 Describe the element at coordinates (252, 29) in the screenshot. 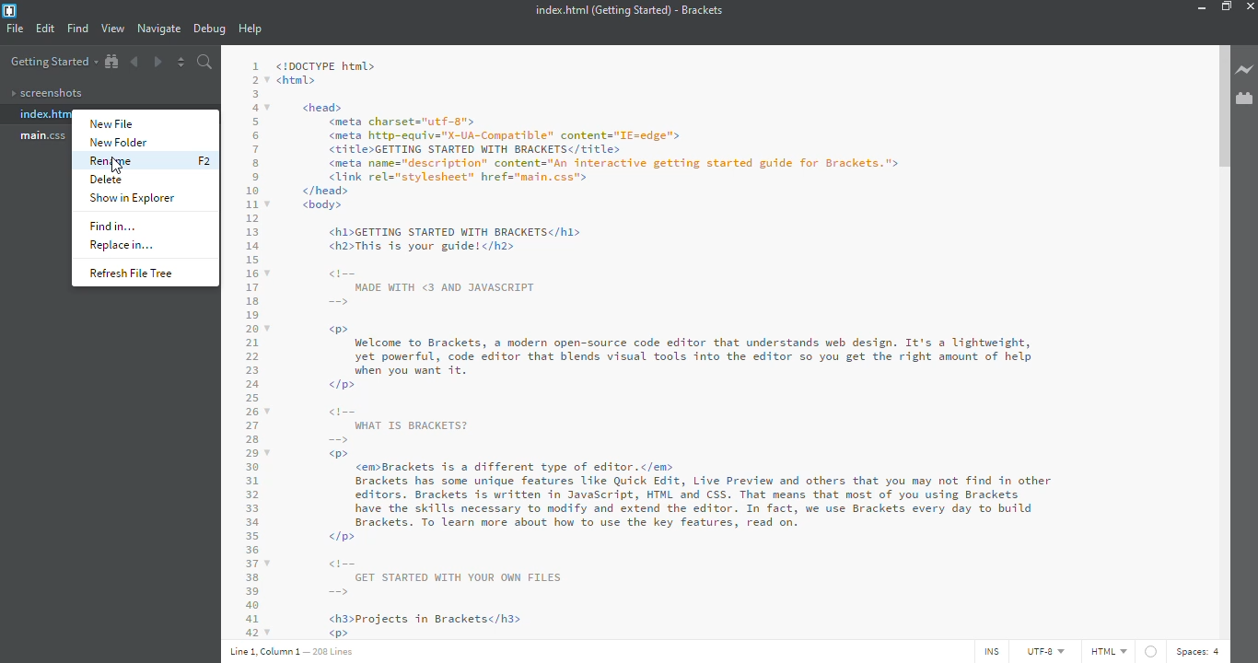

I see `help` at that location.